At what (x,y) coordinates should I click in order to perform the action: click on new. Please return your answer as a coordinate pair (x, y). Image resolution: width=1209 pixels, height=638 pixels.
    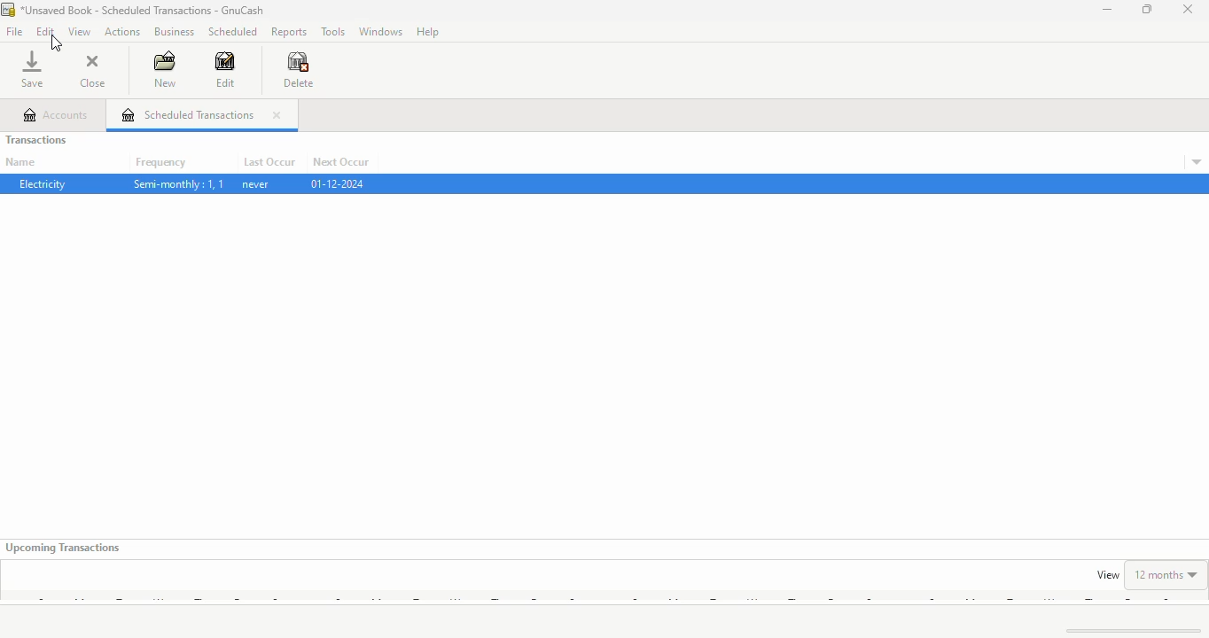
    Looking at the image, I should click on (166, 69).